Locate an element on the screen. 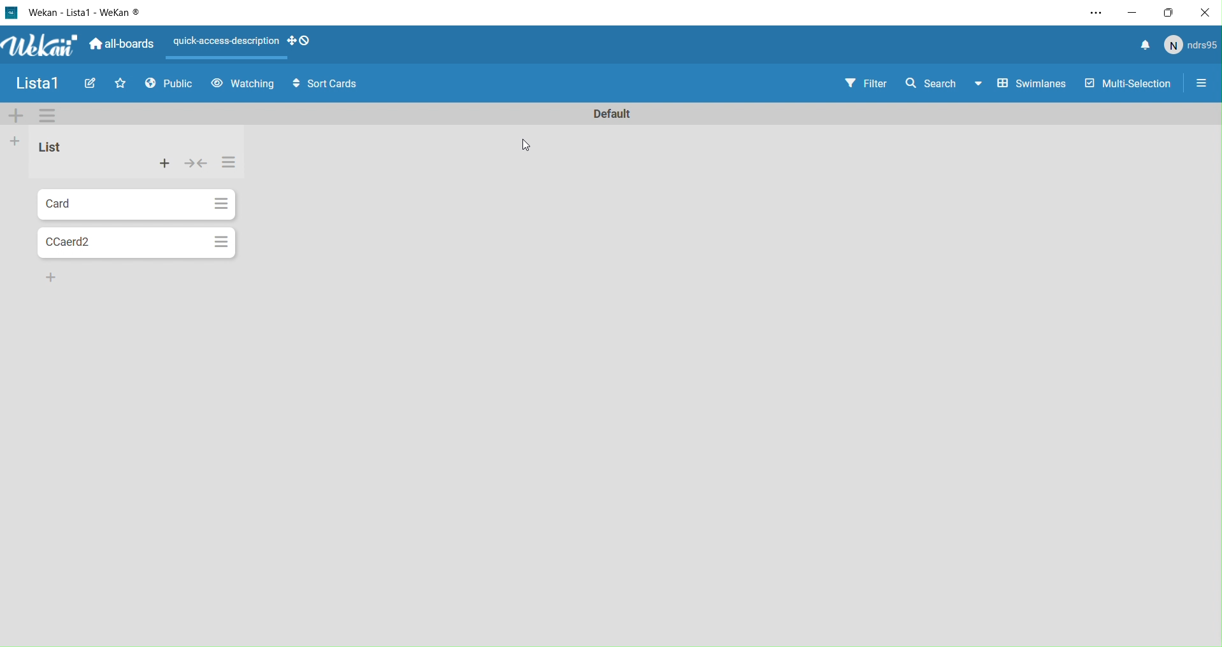 This screenshot has height=647, width=1222. Add is located at coordinates (50, 280).